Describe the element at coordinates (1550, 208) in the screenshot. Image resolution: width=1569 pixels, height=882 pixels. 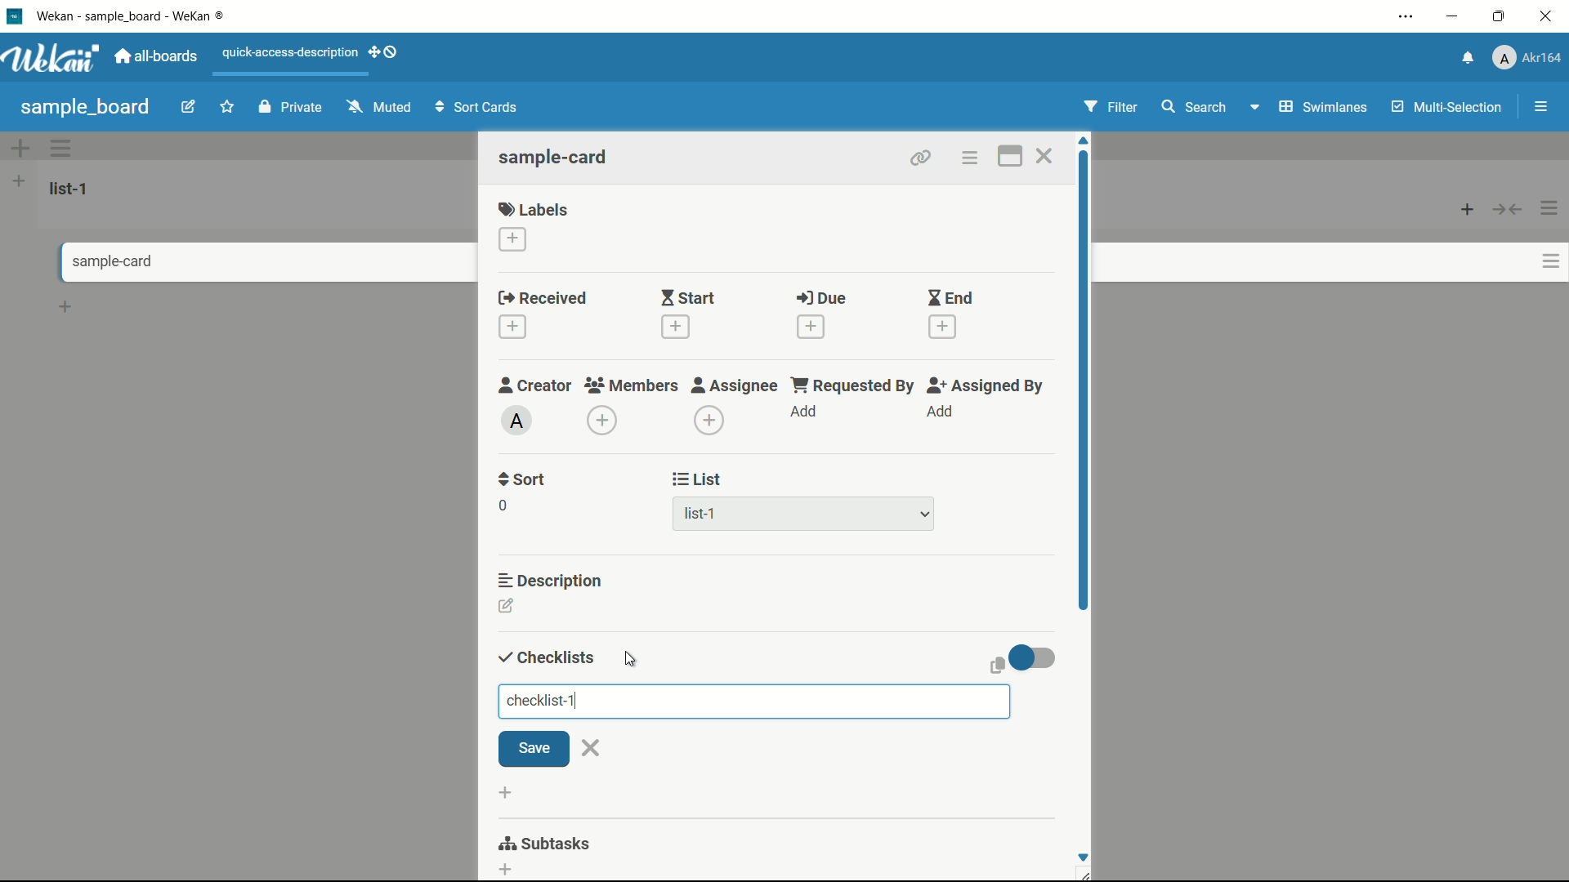
I see `list actions` at that location.